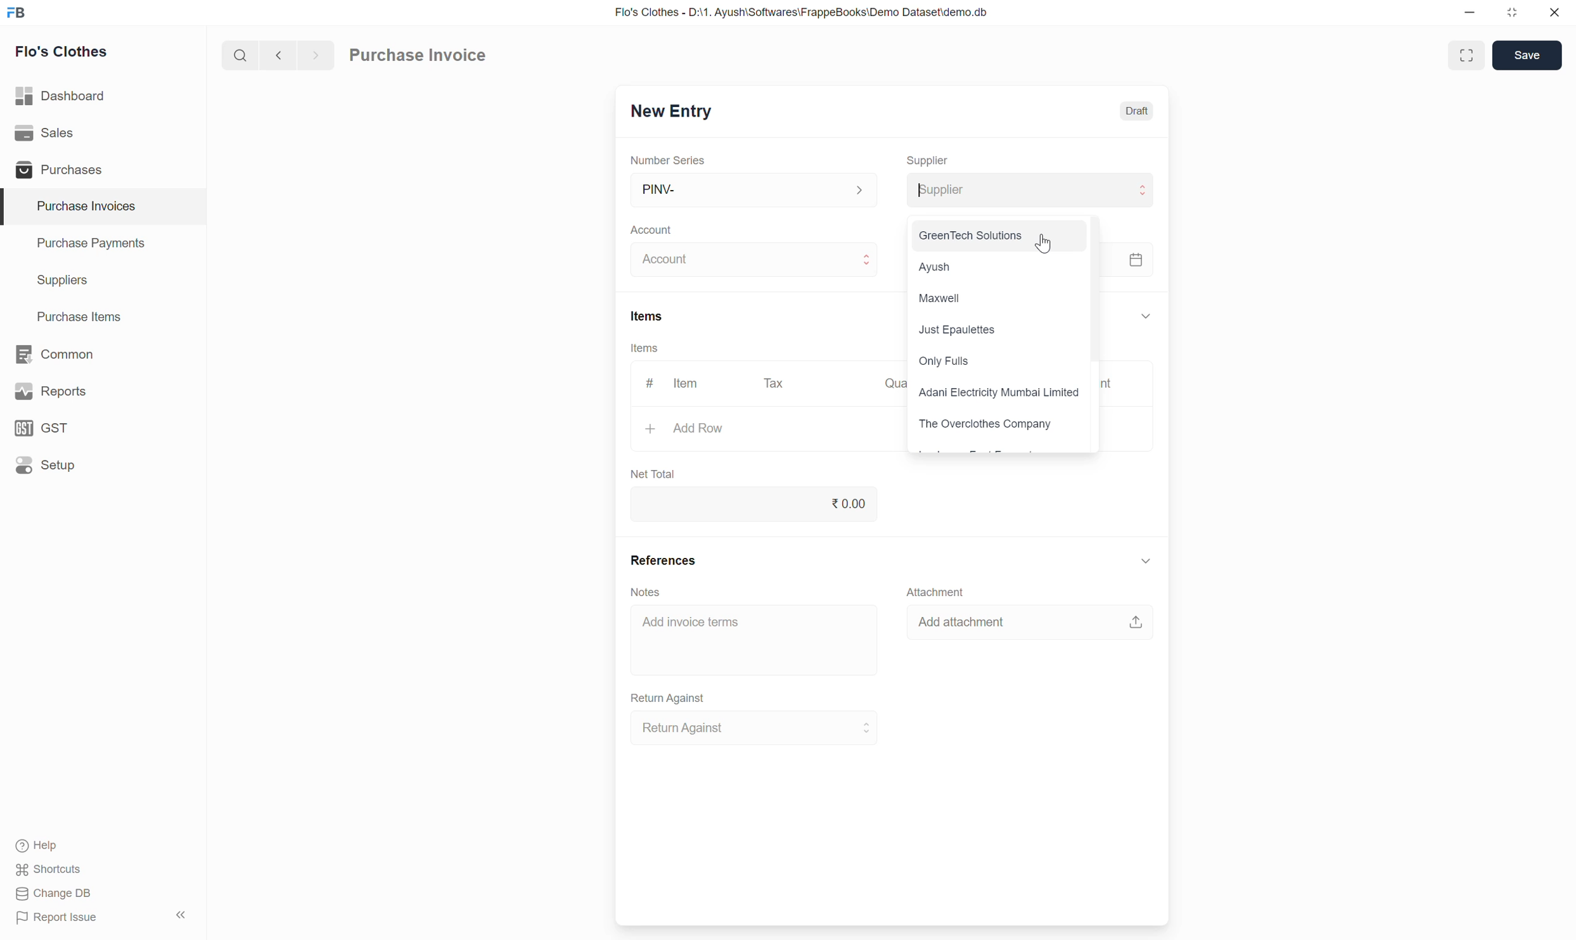  What do you see at coordinates (999, 360) in the screenshot?
I see `Only Fulls` at bounding box center [999, 360].